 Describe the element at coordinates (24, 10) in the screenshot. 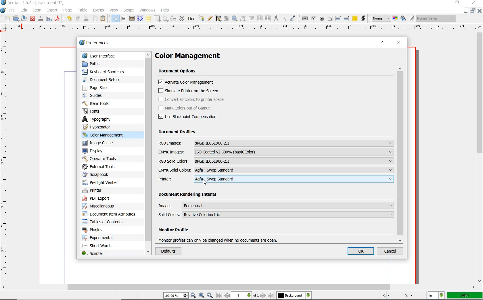

I see `edit` at that location.